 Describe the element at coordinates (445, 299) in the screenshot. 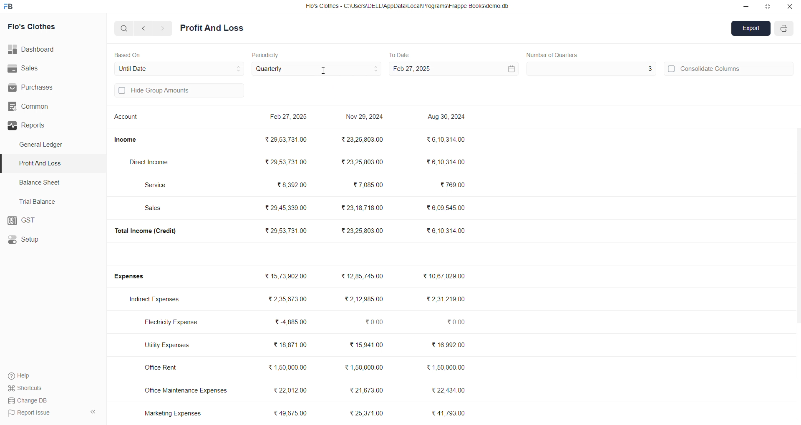

I see `₹2,31,219.00` at that location.